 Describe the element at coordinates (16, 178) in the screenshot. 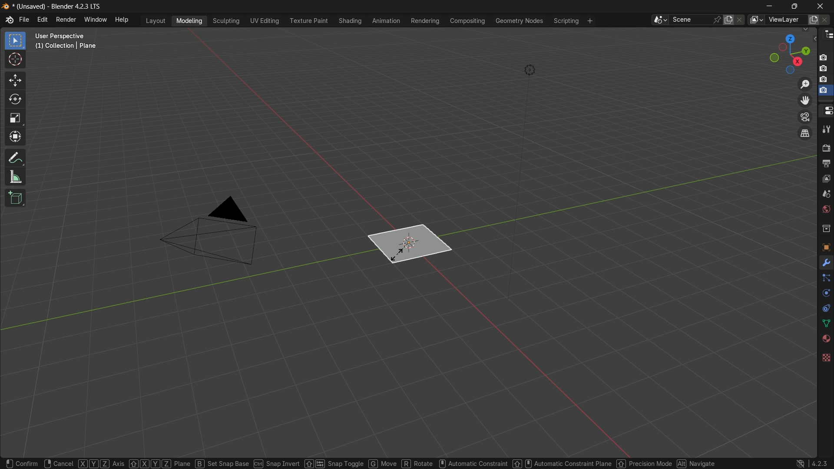

I see `measure` at that location.